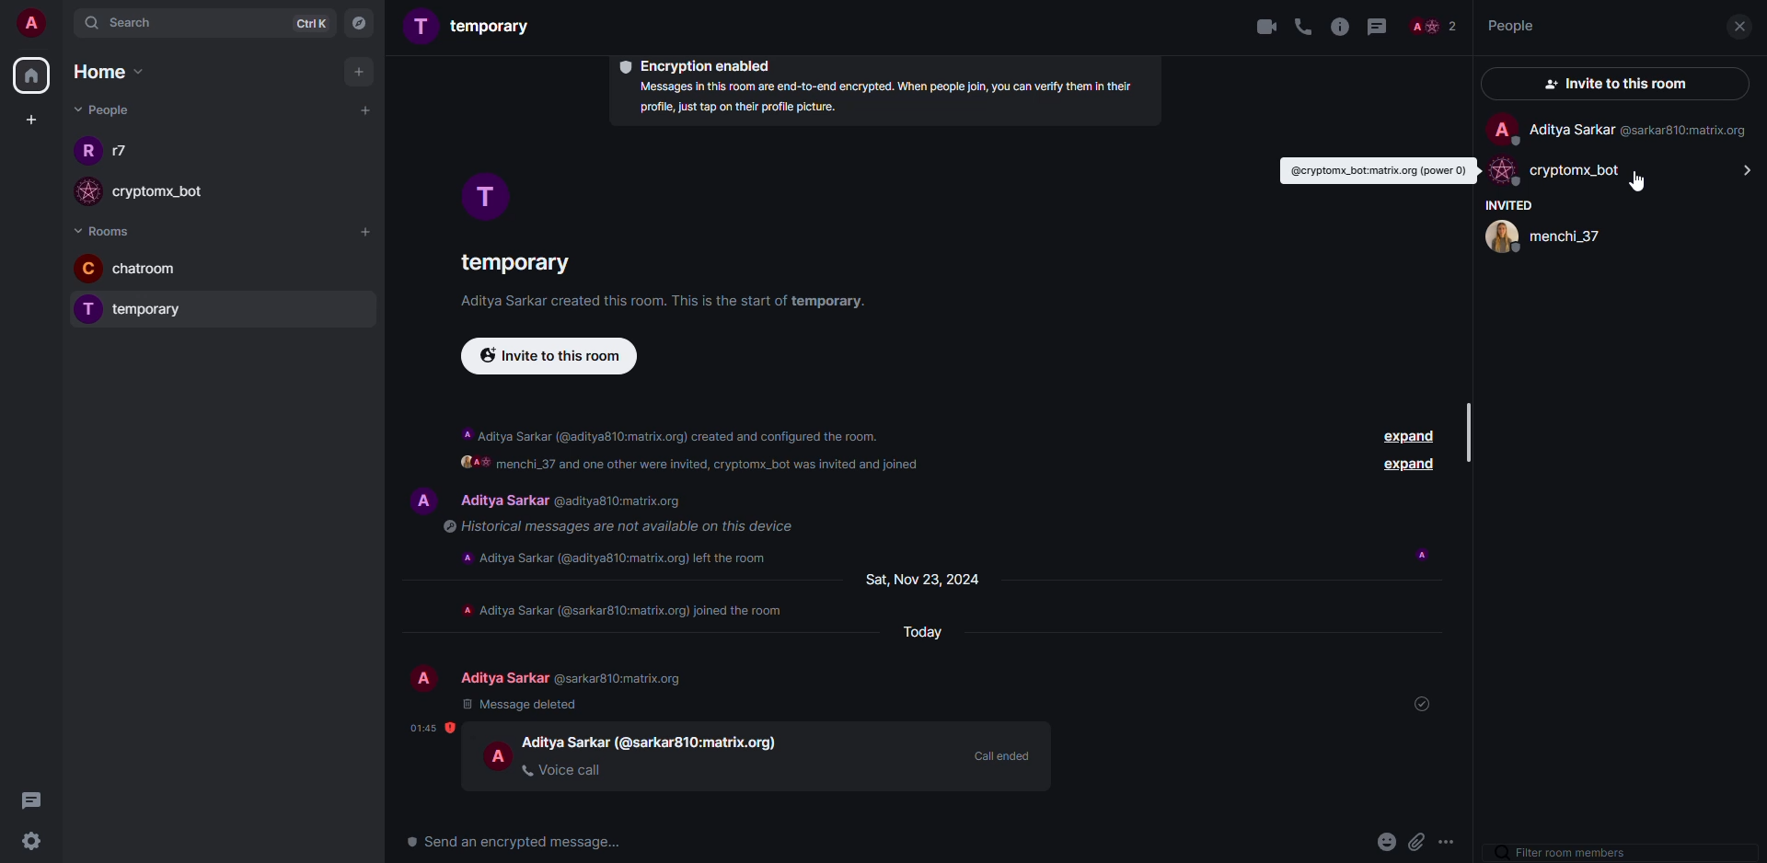 This screenshot has width=1767, height=863. I want to click on more, so click(1454, 841).